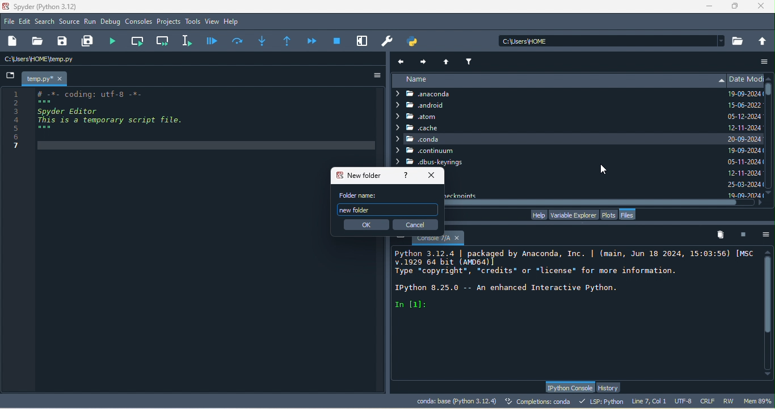 This screenshot has width=775, height=409. What do you see at coordinates (763, 40) in the screenshot?
I see `change to parent directory` at bounding box center [763, 40].